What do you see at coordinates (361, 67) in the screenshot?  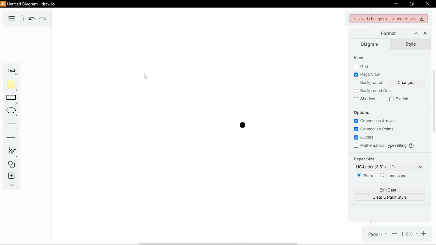 I see `Grid` at bounding box center [361, 67].